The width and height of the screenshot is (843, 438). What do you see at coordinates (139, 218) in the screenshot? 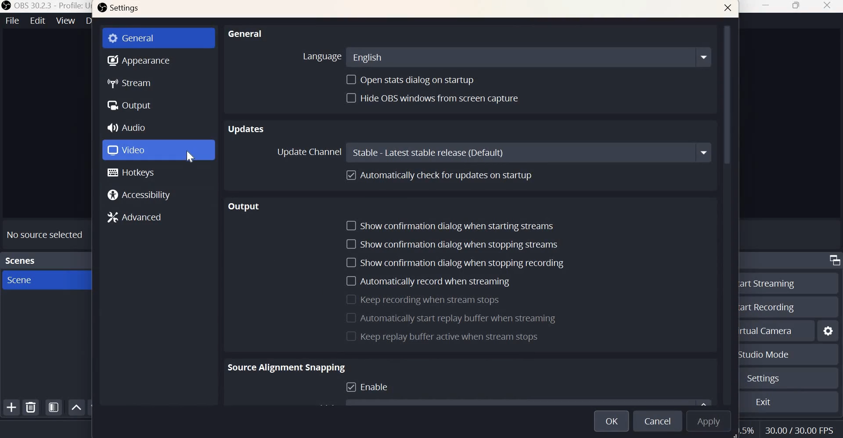
I see `Advances` at bounding box center [139, 218].